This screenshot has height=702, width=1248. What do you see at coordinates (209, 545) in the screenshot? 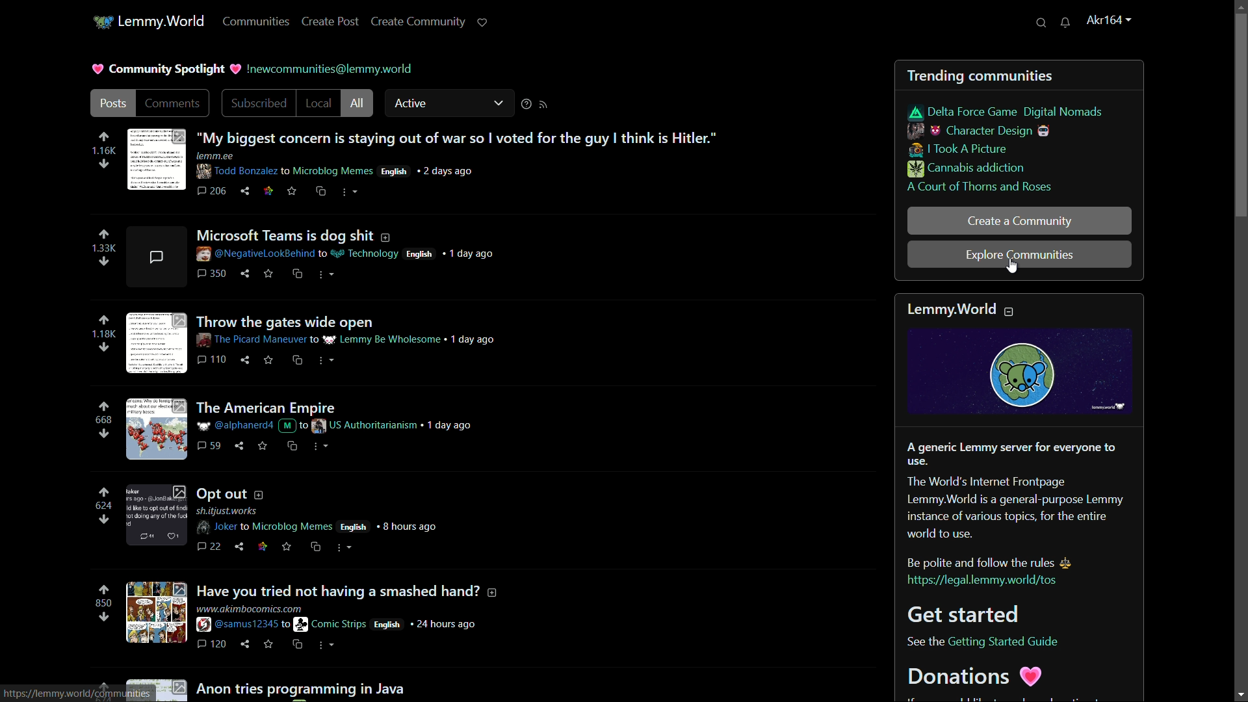
I see `comments` at bounding box center [209, 545].